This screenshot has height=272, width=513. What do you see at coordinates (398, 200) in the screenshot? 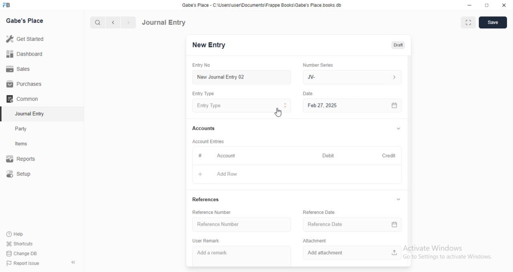
I see `Hide` at bounding box center [398, 200].